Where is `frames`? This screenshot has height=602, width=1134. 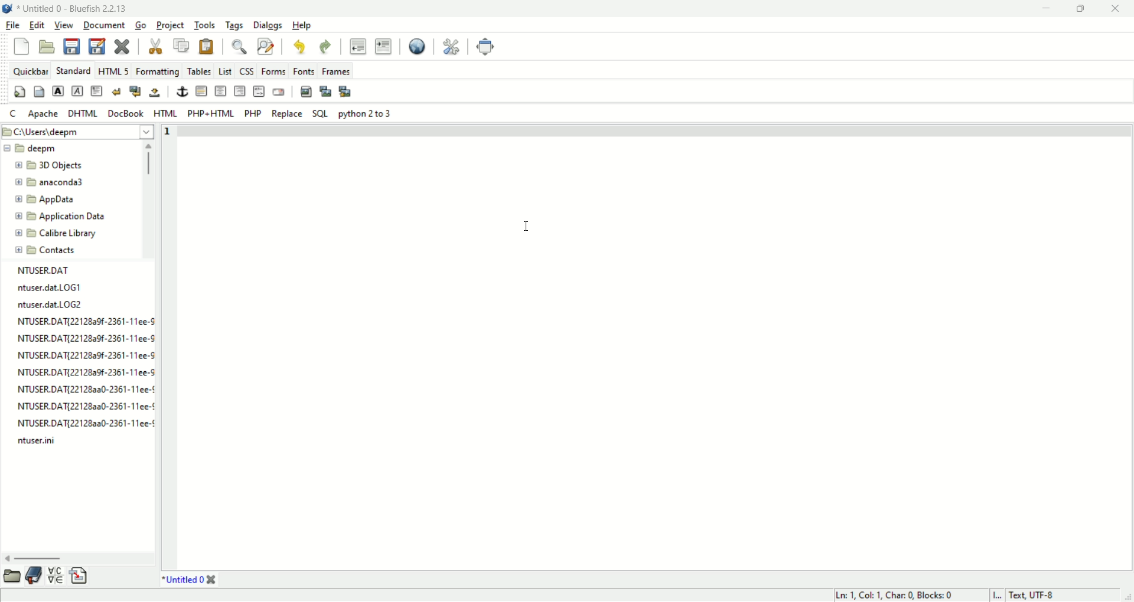
frames is located at coordinates (335, 71).